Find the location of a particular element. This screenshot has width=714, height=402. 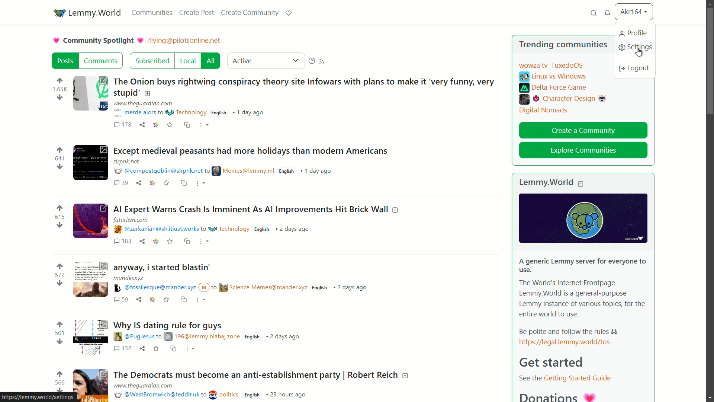

number of votes is located at coordinates (59, 159).